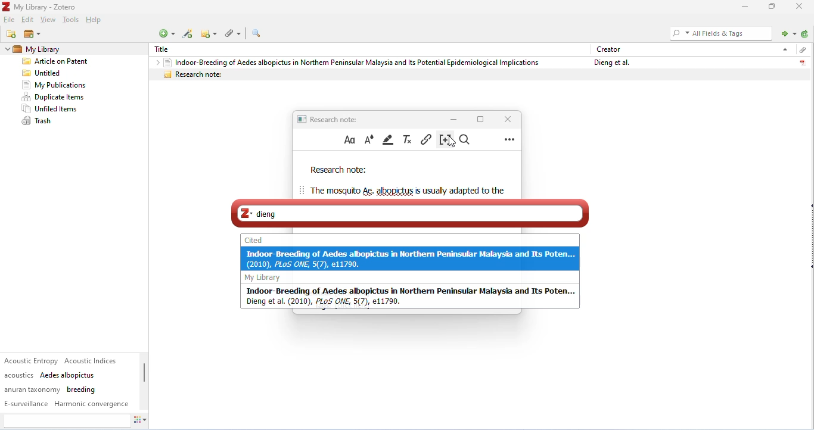 The image size is (814, 430). I want to click on locate, so click(787, 33).